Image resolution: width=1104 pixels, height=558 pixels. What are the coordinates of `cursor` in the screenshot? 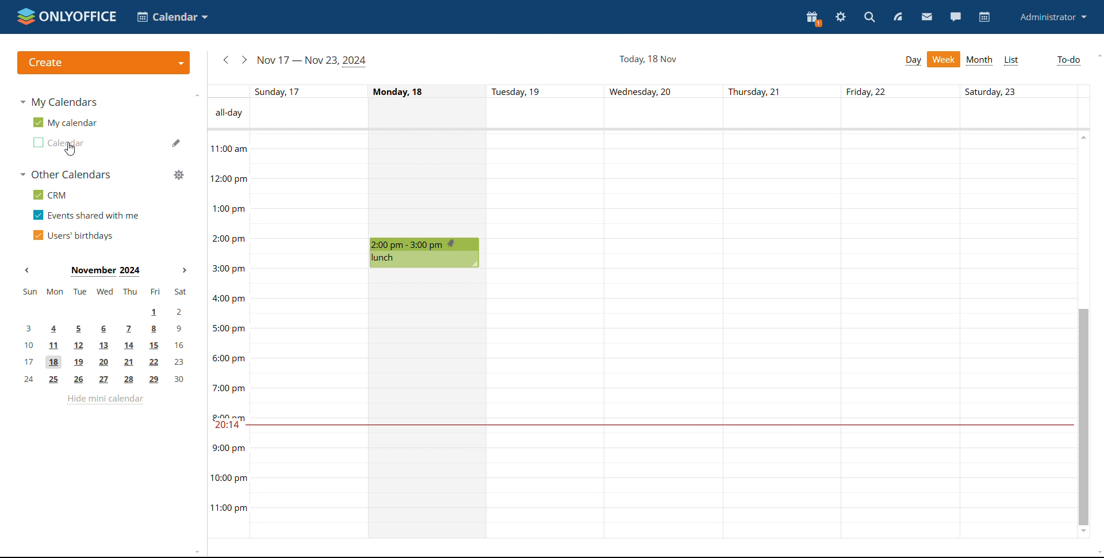 It's located at (71, 151).